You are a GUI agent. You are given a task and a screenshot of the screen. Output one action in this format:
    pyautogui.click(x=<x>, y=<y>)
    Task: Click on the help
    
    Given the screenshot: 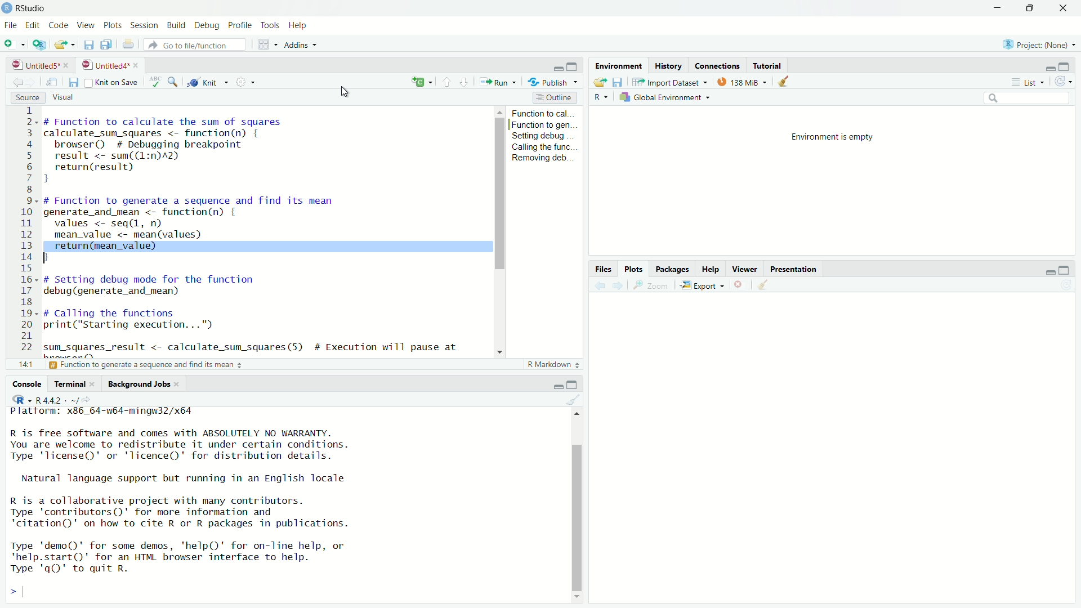 What is the action you would take?
    pyautogui.click(x=300, y=24)
    